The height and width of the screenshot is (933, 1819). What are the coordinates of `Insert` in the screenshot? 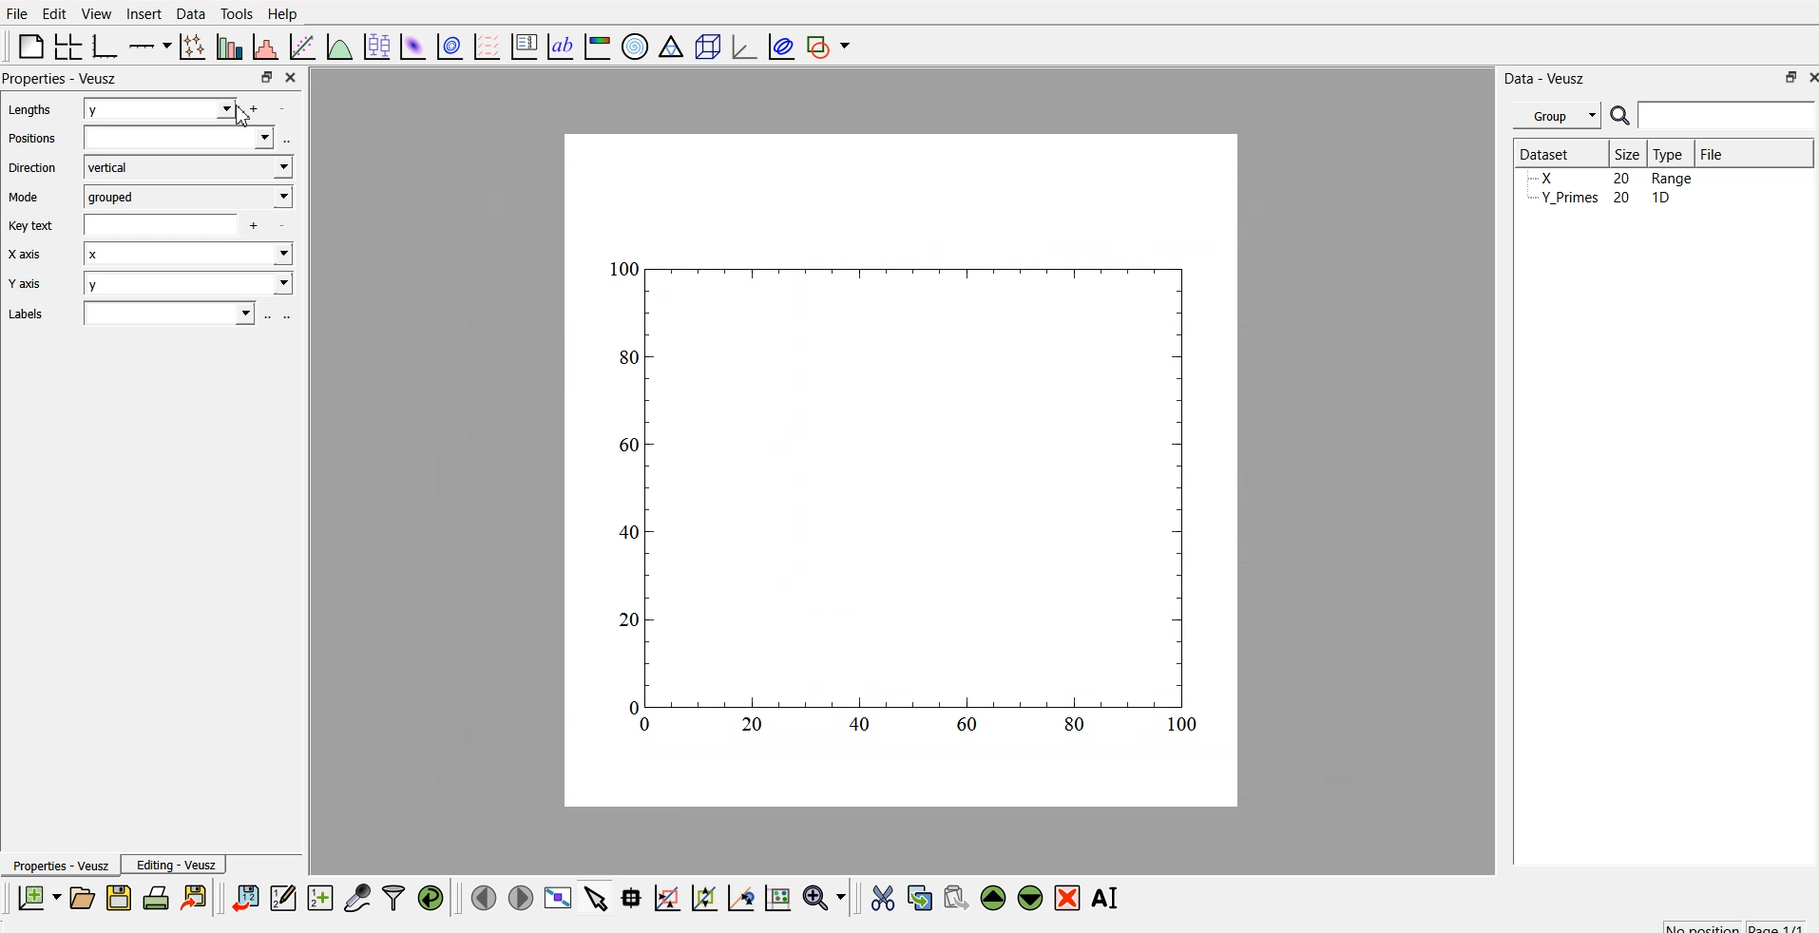 It's located at (144, 13).